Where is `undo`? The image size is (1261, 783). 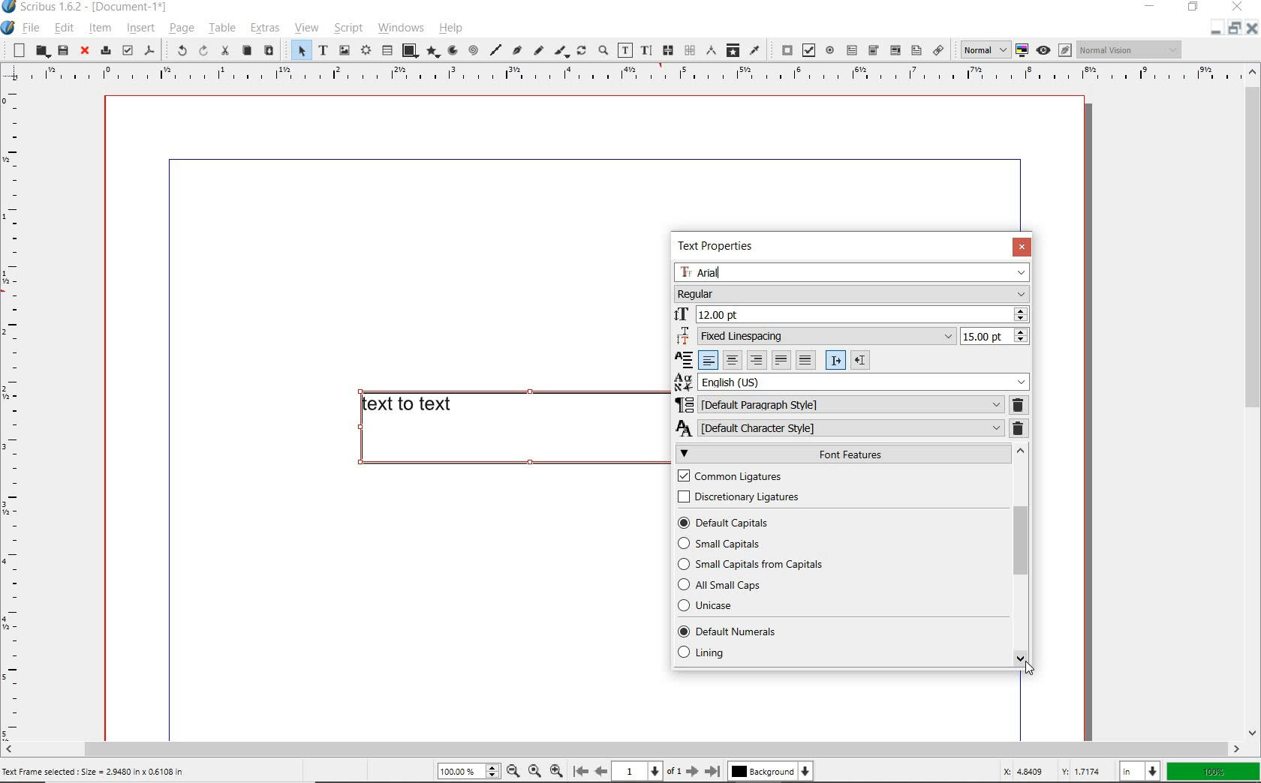 undo is located at coordinates (176, 49).